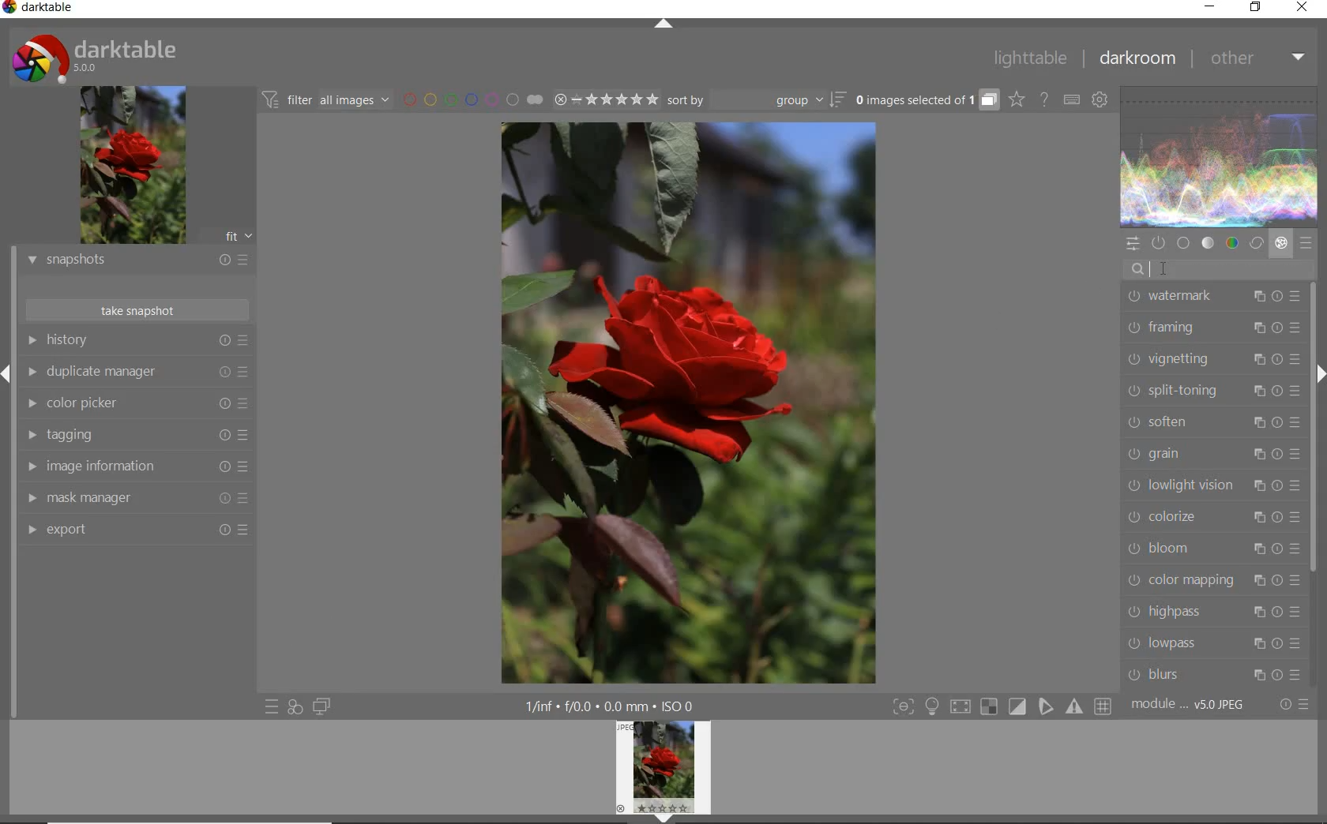  What do you see at coordinates (137, 310) in the screenshot?
I see `take snapshot` at bounding box center [137, 310].